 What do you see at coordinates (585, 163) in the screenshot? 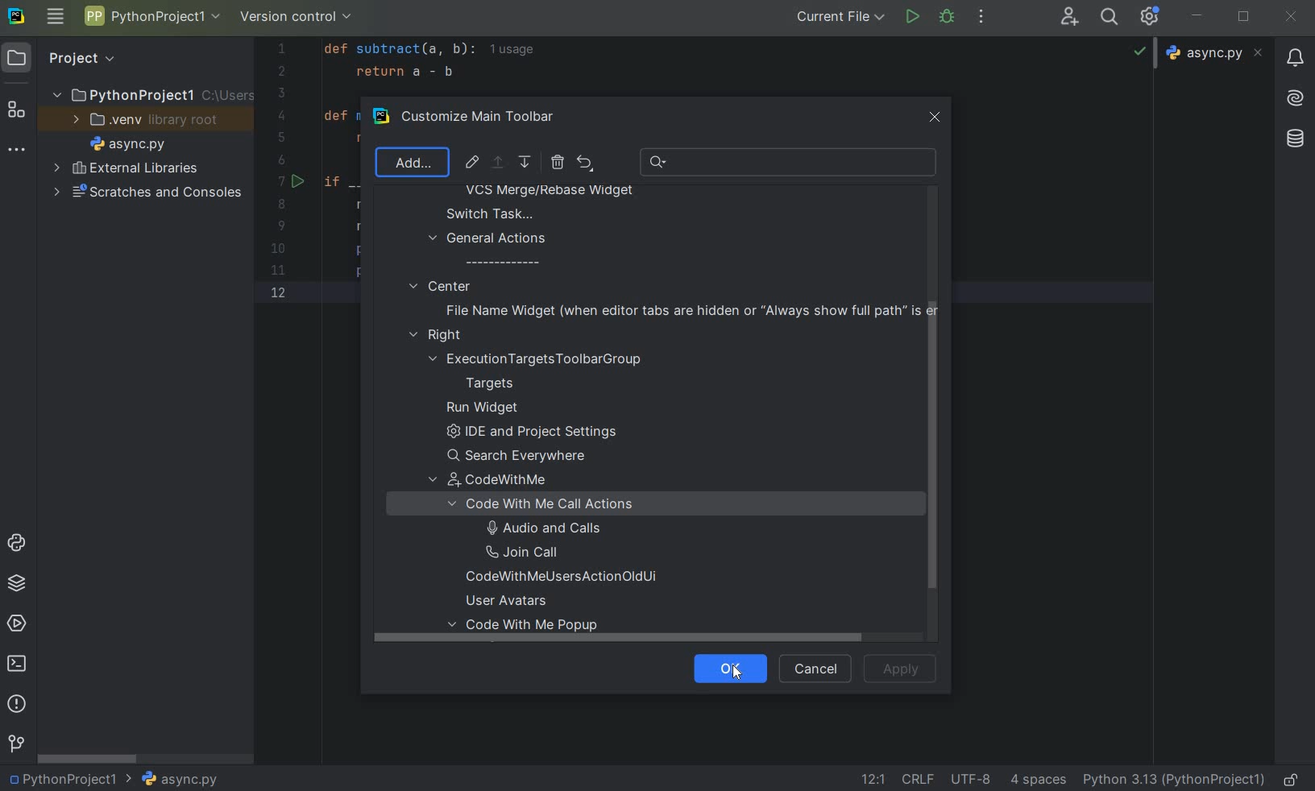
I see `RESTORE ACTIONS` at bounding box center [585, 163].